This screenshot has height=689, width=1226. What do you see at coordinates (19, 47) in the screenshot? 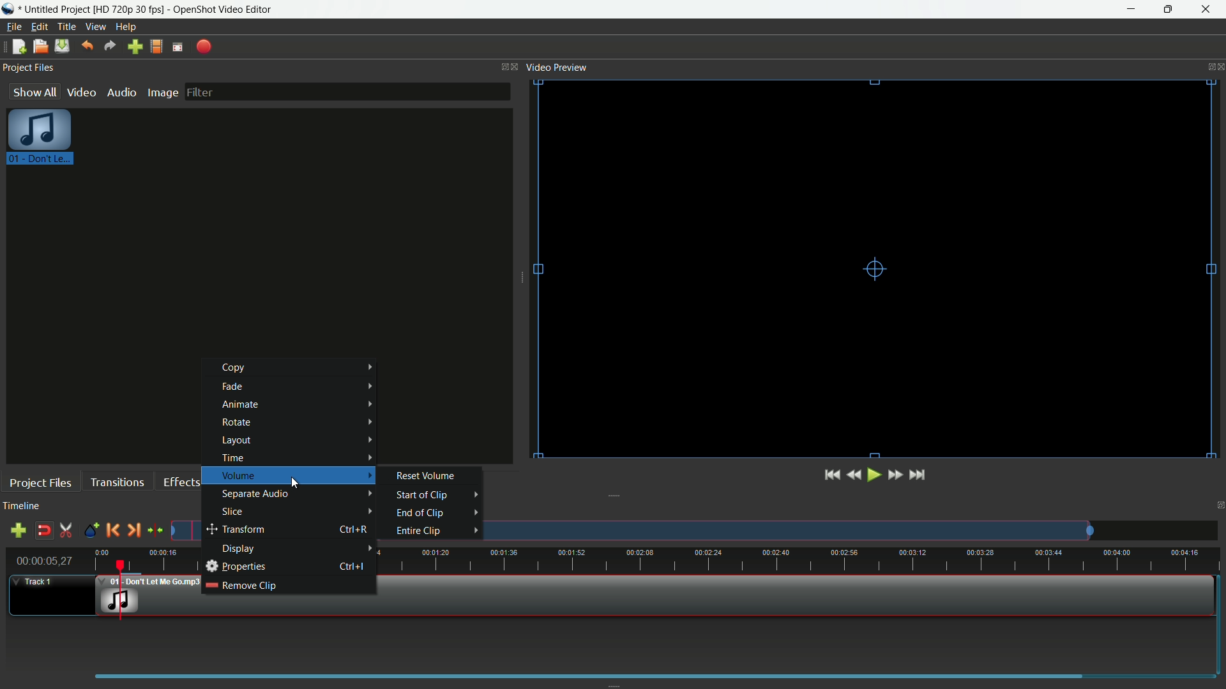
I see `new file` at bounding box center [19, 47].